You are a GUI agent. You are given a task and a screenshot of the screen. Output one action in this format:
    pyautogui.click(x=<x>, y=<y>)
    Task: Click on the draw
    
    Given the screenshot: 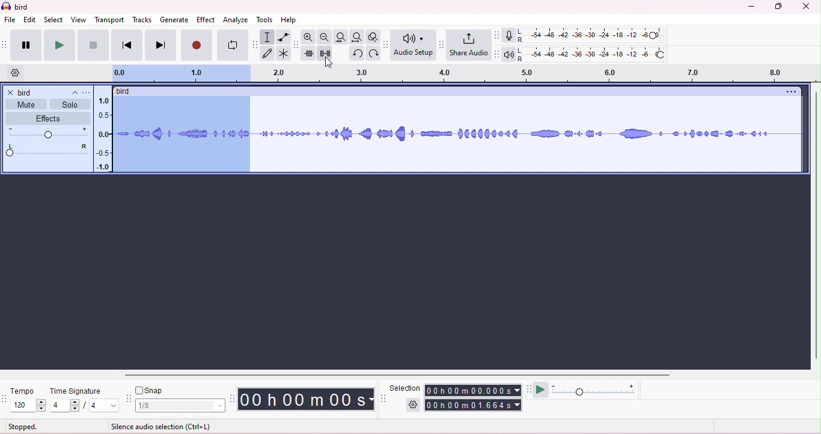 What is the action you would take?
    pyautogui.click(x=268, y=53)
    